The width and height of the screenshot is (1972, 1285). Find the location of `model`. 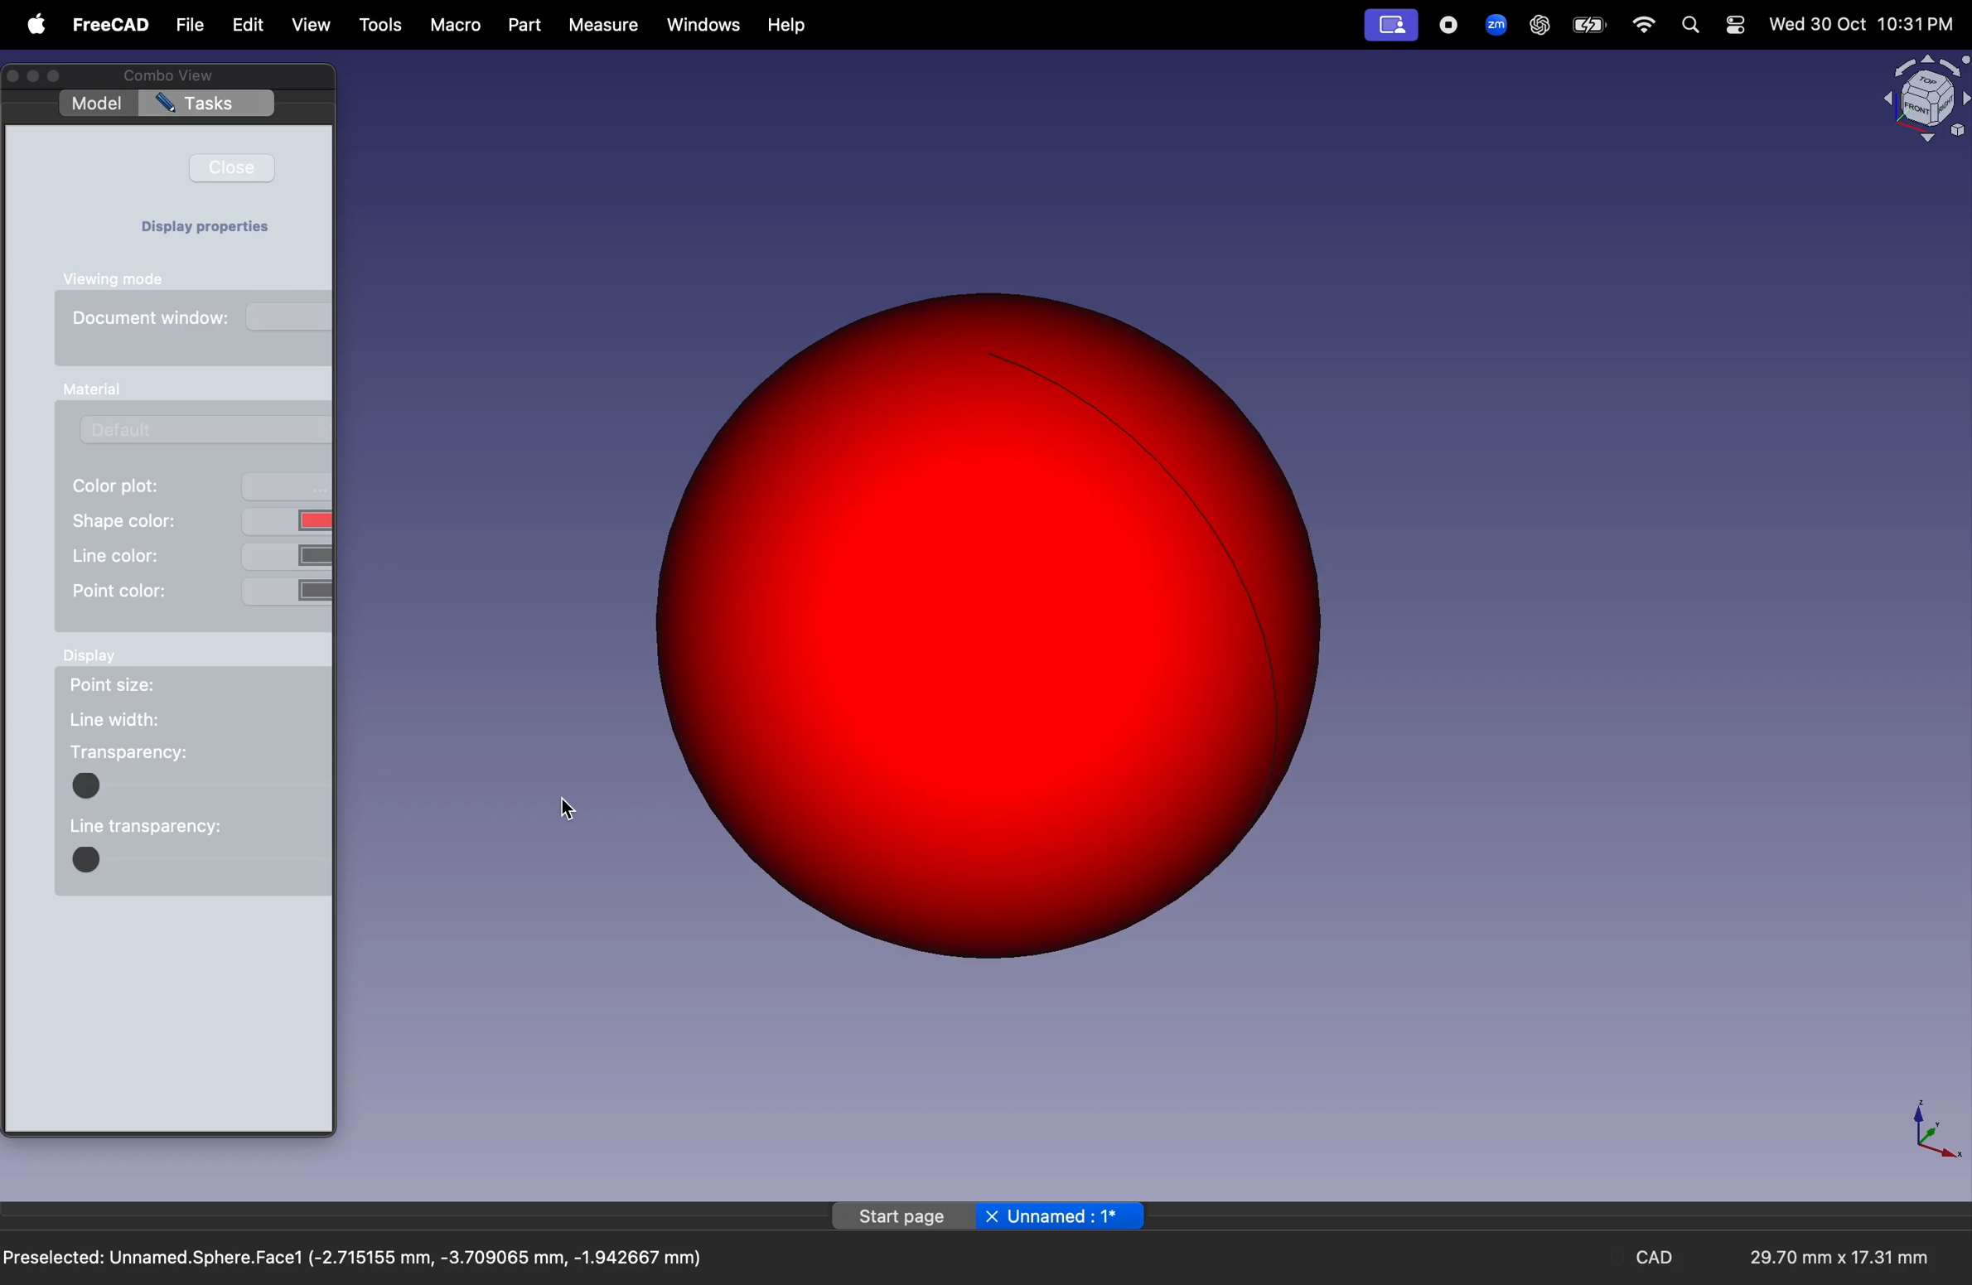

model is located at coordinates (96, 104).